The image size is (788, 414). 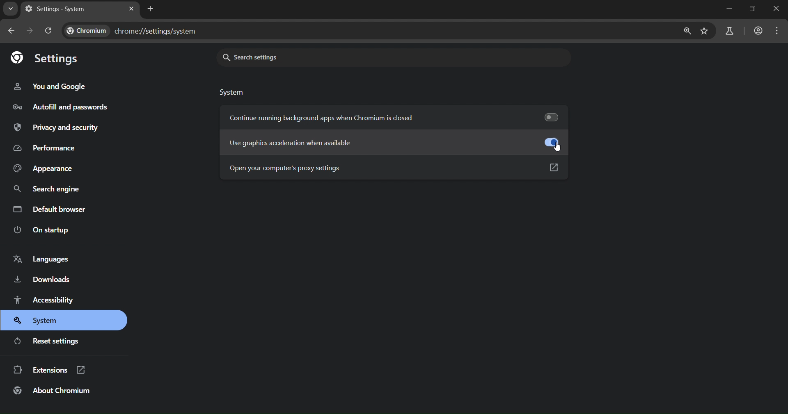 What do you see at coordinates (10, 10) in the screenshot?
I see `search tabs` at bounding box center [10, 10].